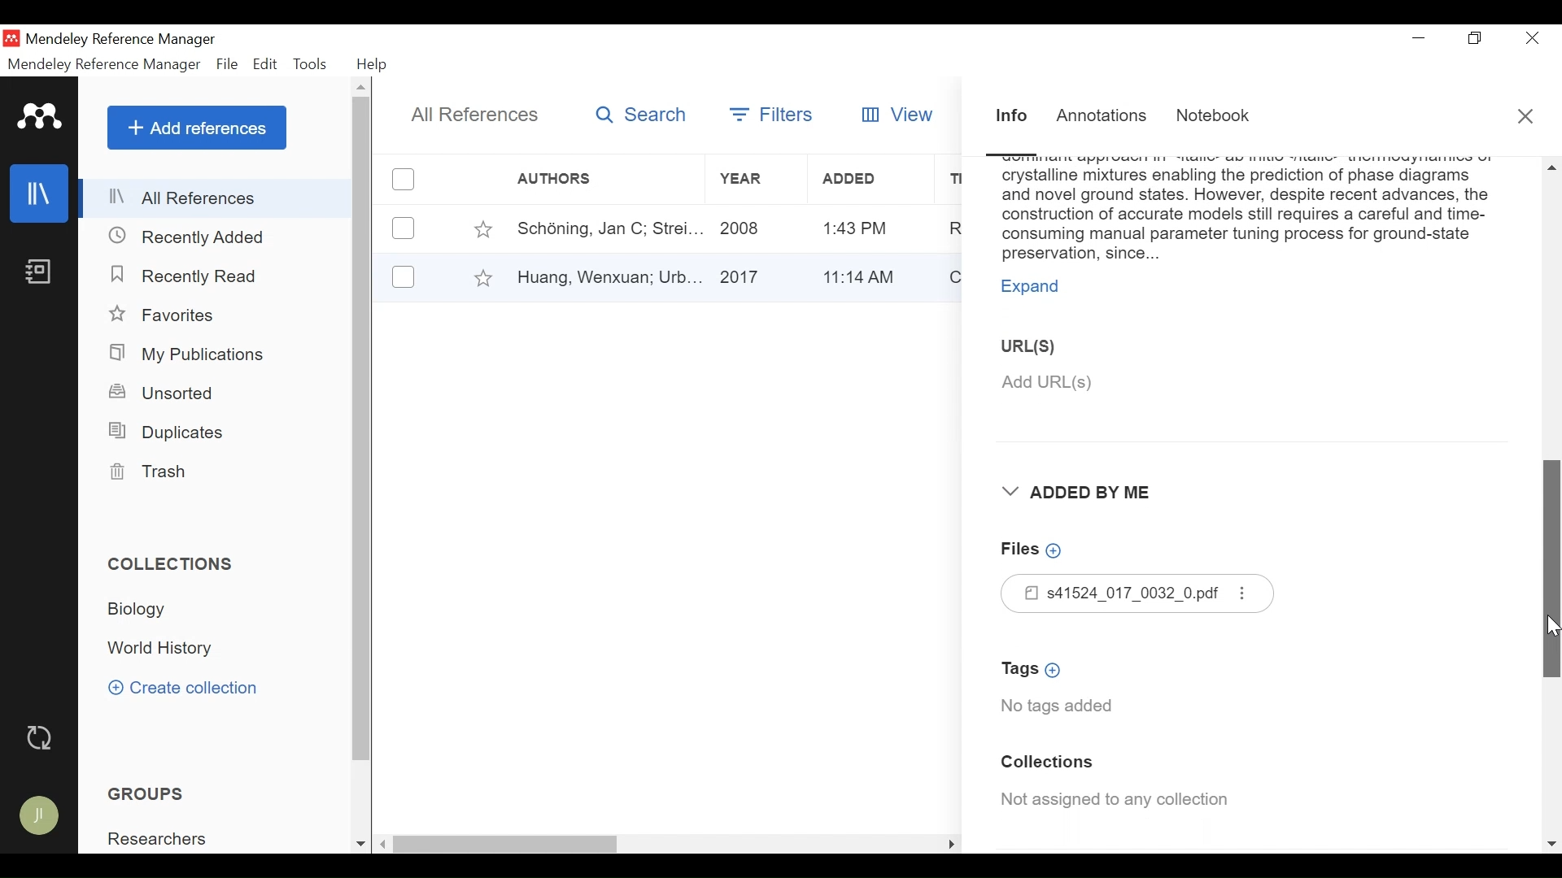 Image resolution: width=1562 pixels, height=878 pixels. What do you see at coordinates (363, 429) in the screenshot?
I see `Vertical Scroll bar` at bounding box center [363, 429].